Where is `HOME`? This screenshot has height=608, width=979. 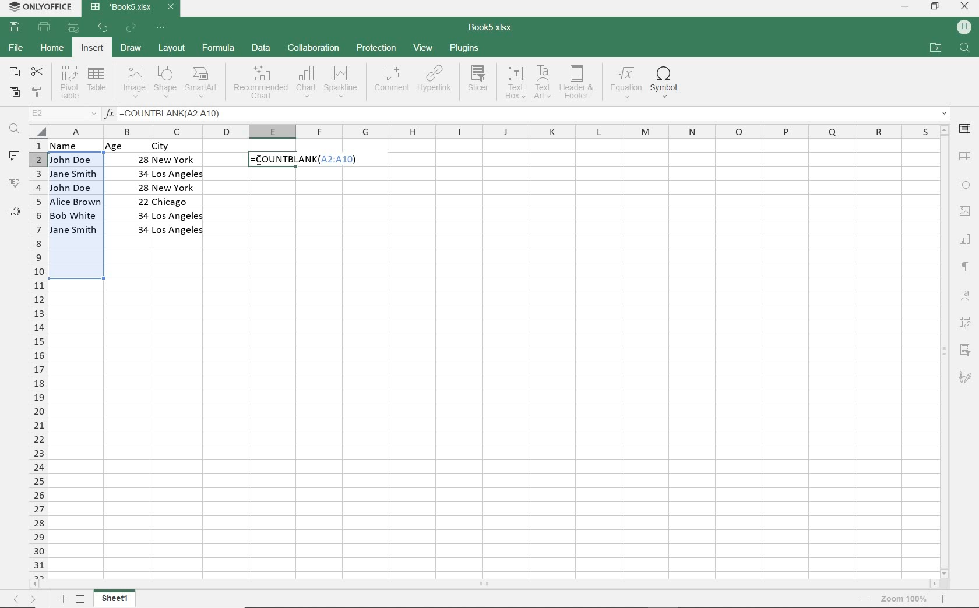 HOME is located at coordinates (51, 47).